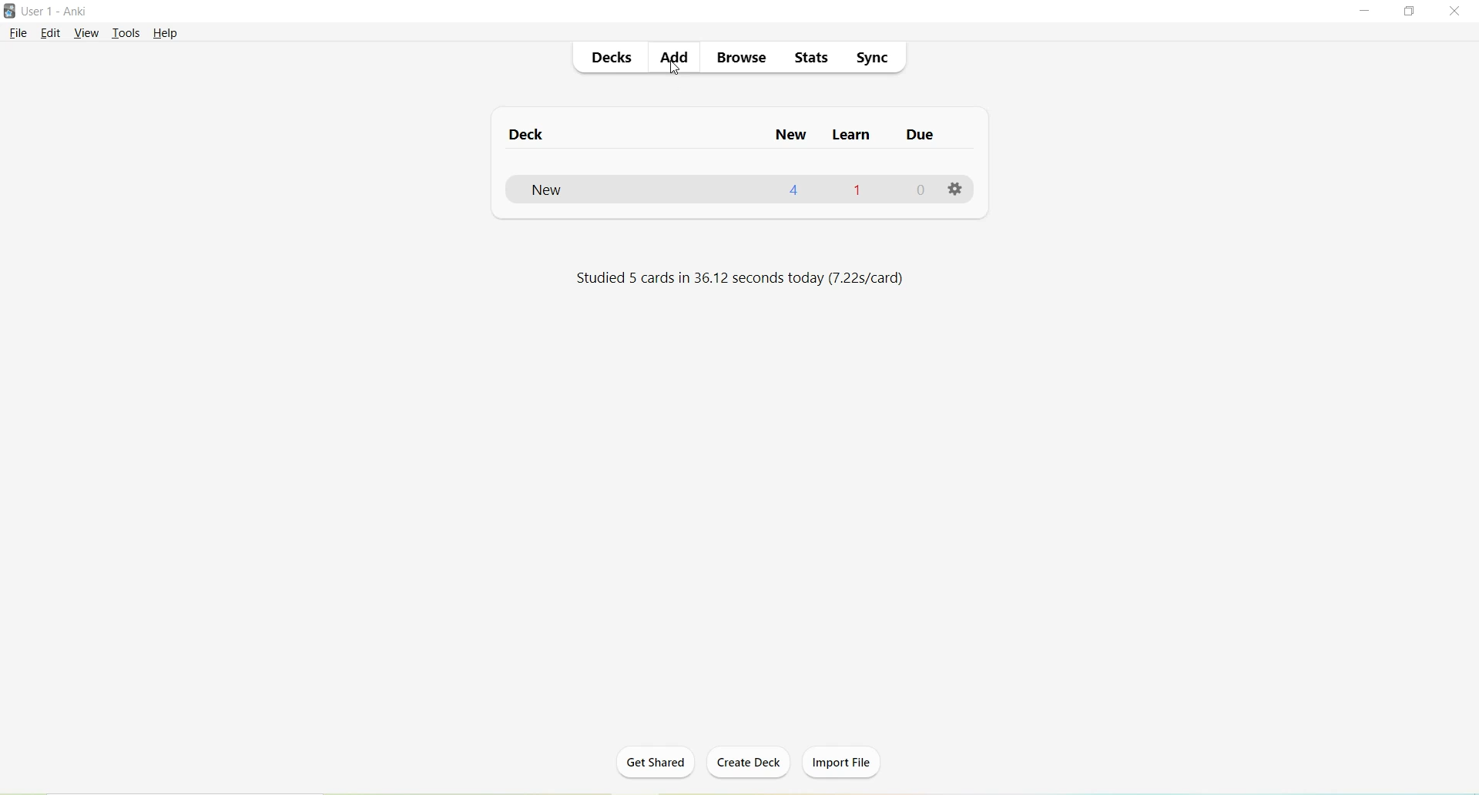  What do you see at coordinates (743, 762) in the screenshot?
I see `Create Deck` at bounding box center [743, 762].